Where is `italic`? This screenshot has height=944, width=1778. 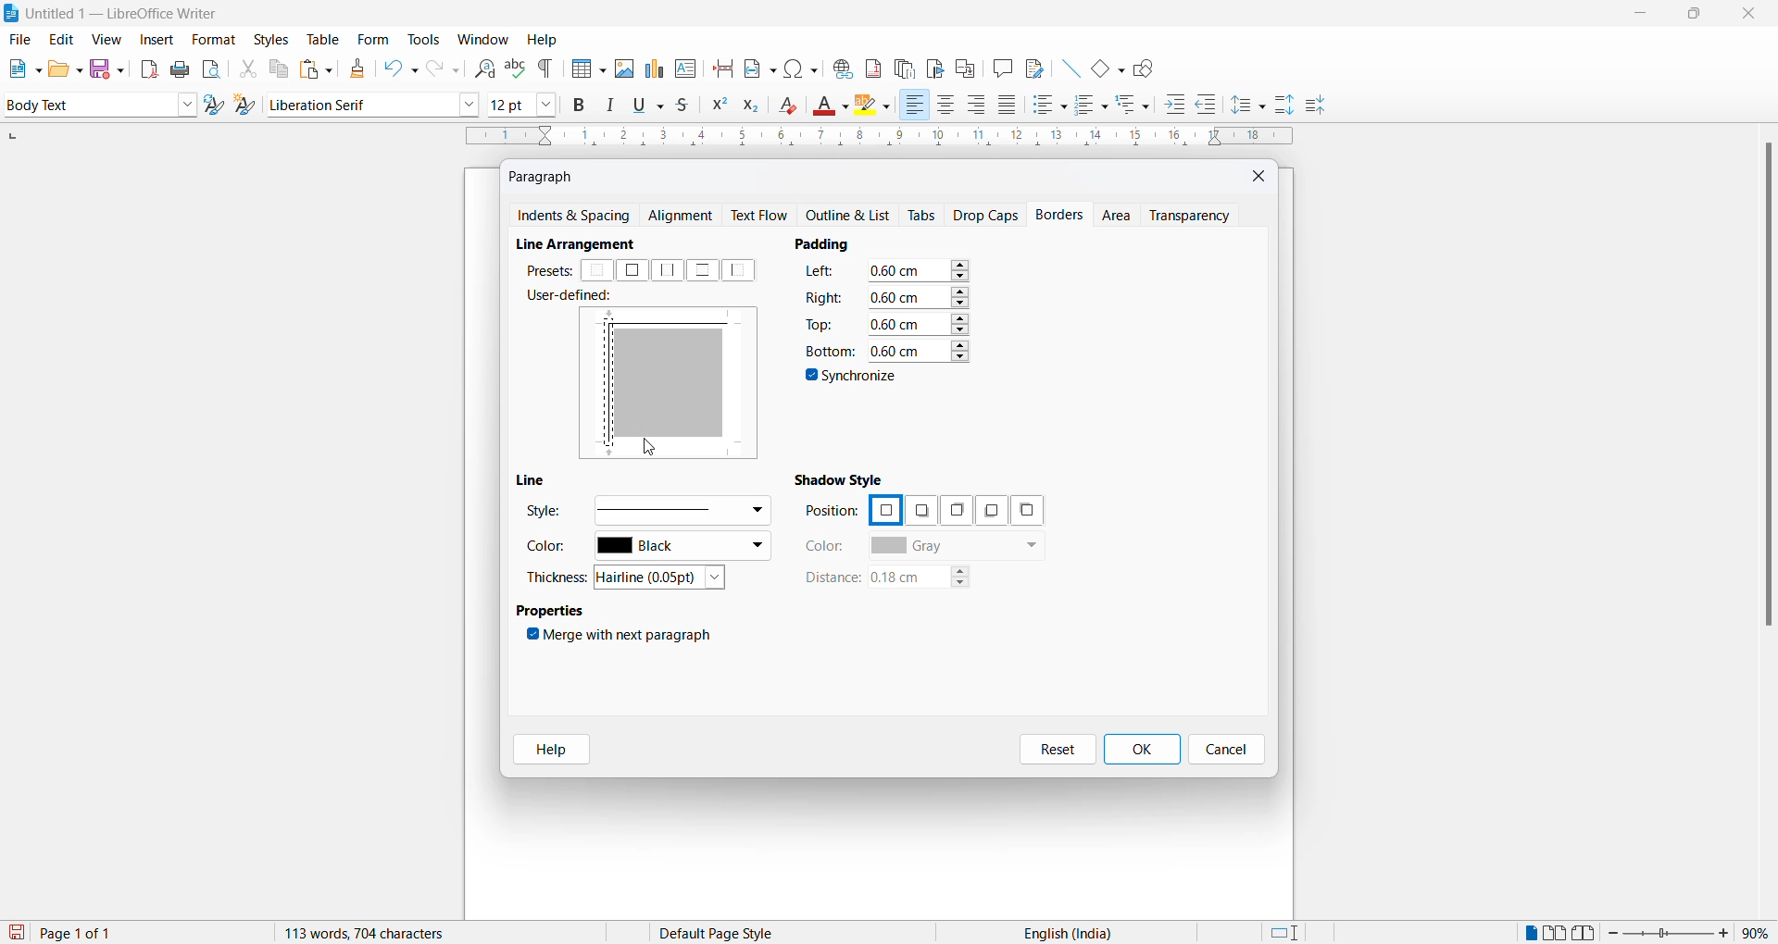
italic is located at coordinates (614, 106).